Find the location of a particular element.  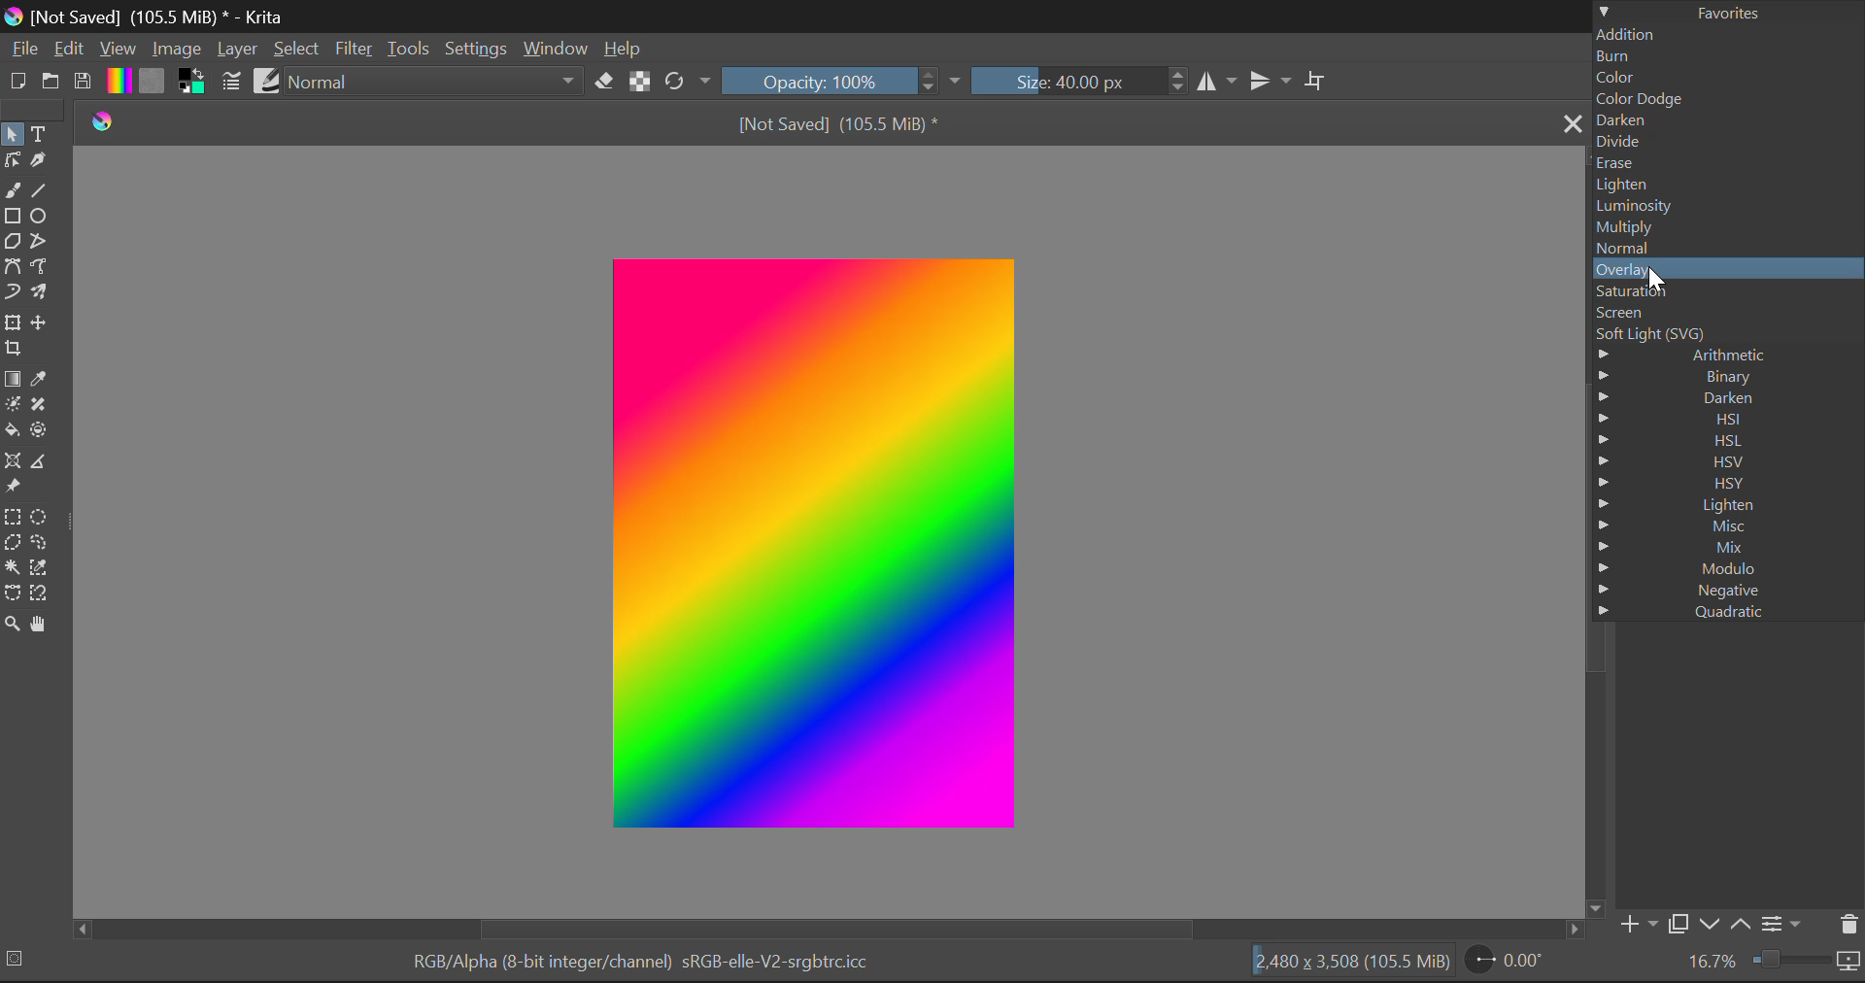

Filter is located at coordinates (357, 49).